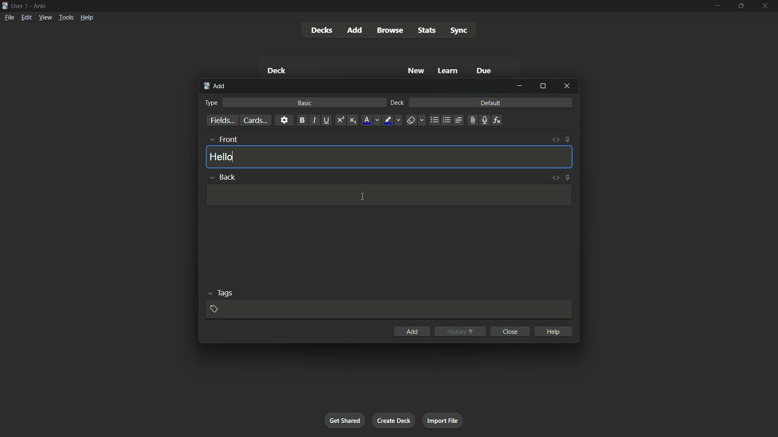 The height and width of the screenshot is (437, 778). I want to click on front, so click(223, 140).